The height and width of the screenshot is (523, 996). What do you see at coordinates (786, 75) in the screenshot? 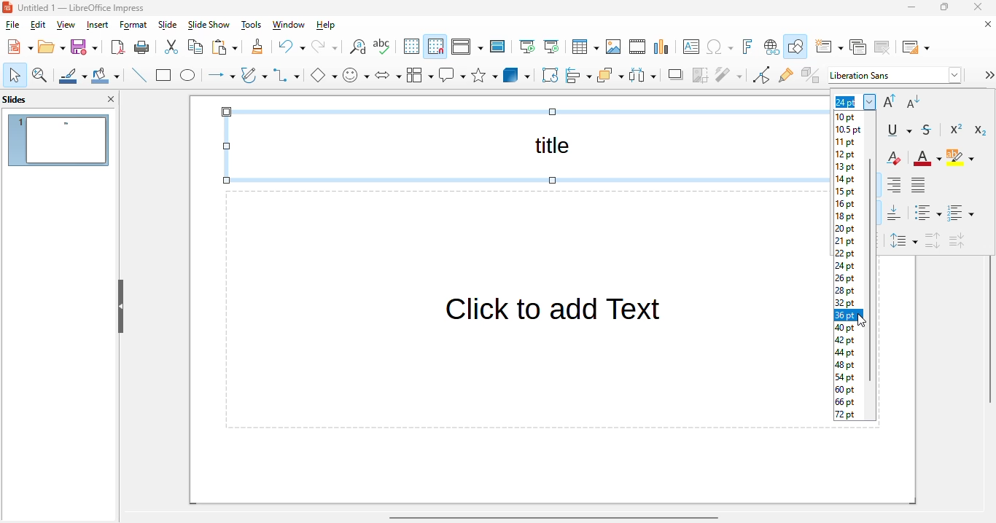
I see `show gluepoint functions` at bounding box center [786, 75].